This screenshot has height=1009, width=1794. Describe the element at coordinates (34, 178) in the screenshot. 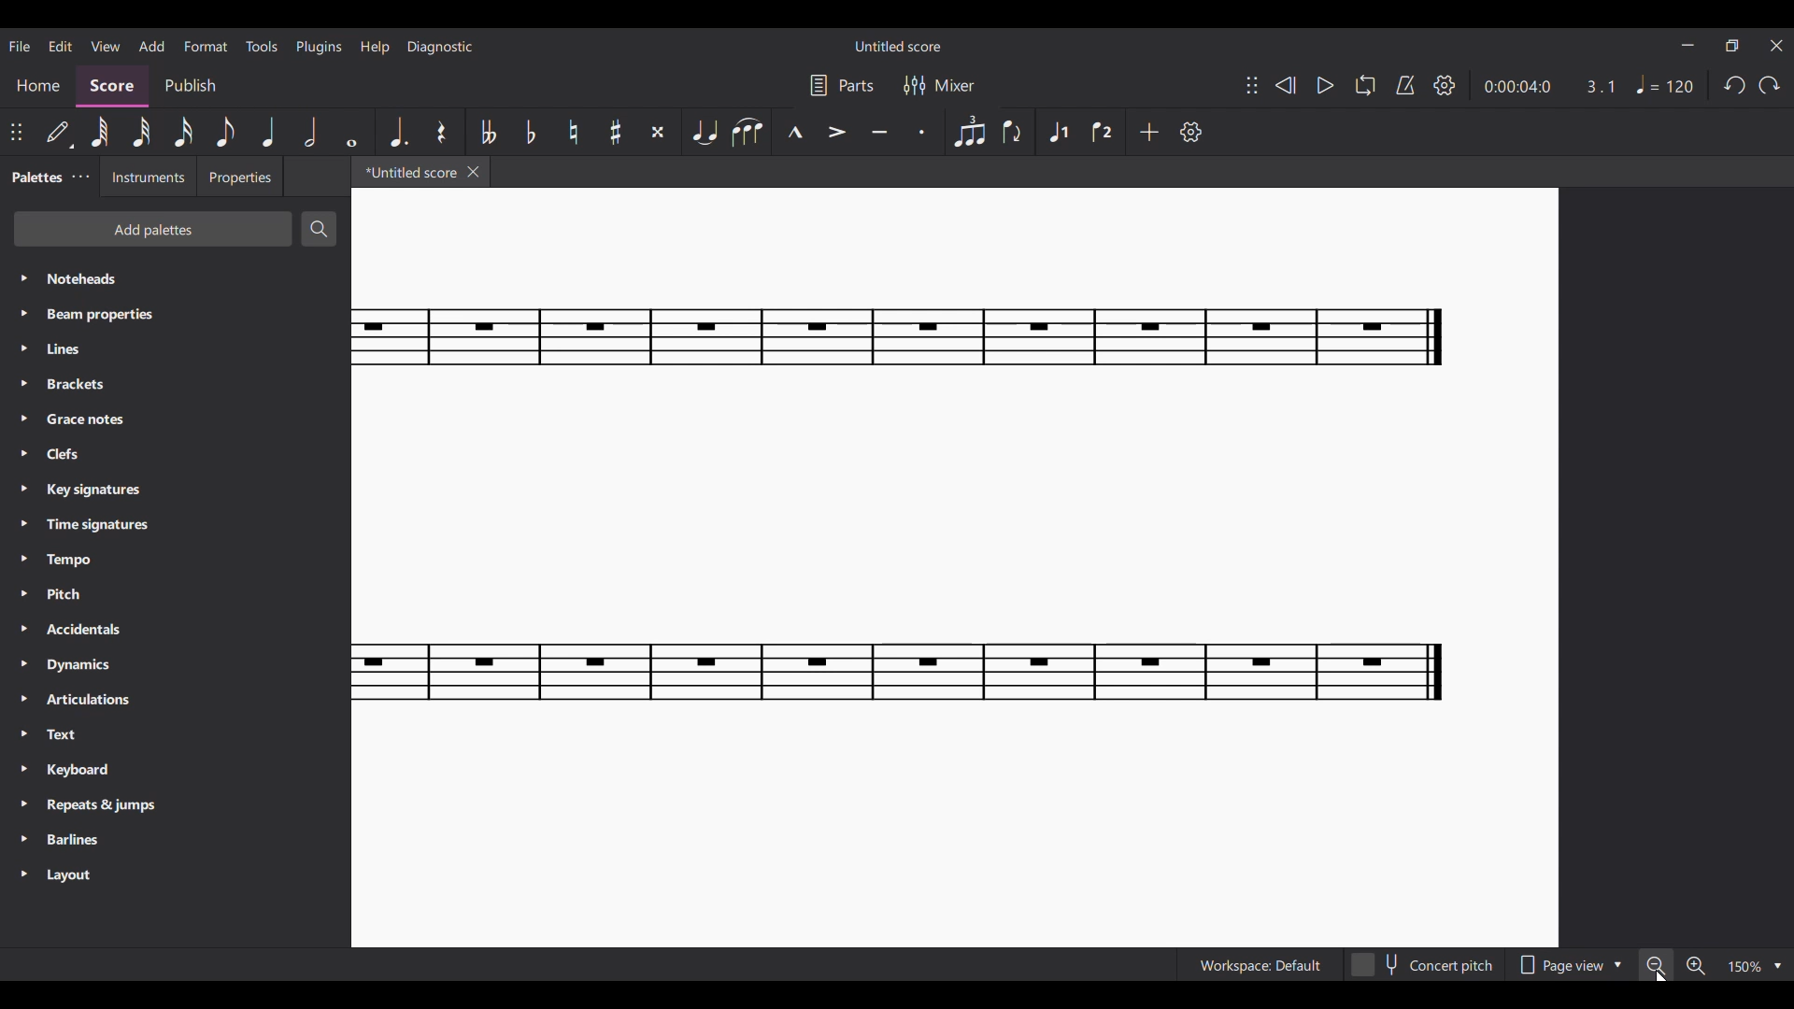

I see `Palettes` at that location.